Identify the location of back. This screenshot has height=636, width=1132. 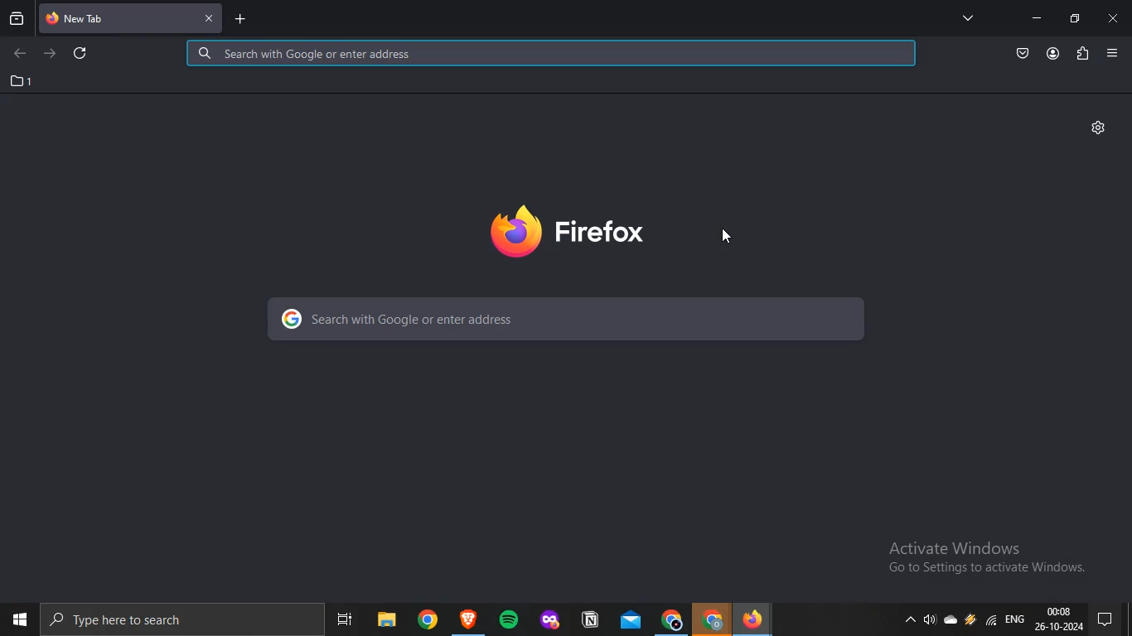
(19, 54).